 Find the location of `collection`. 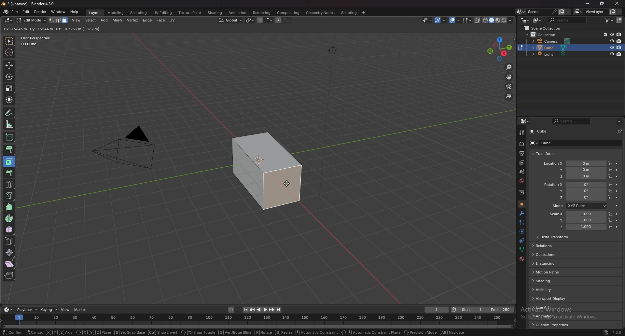

collection is located at coordinates (521, 192).